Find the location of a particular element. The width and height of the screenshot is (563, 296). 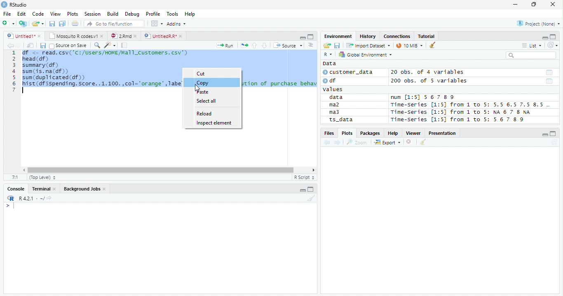

Date is located at coordinates (549, 73).